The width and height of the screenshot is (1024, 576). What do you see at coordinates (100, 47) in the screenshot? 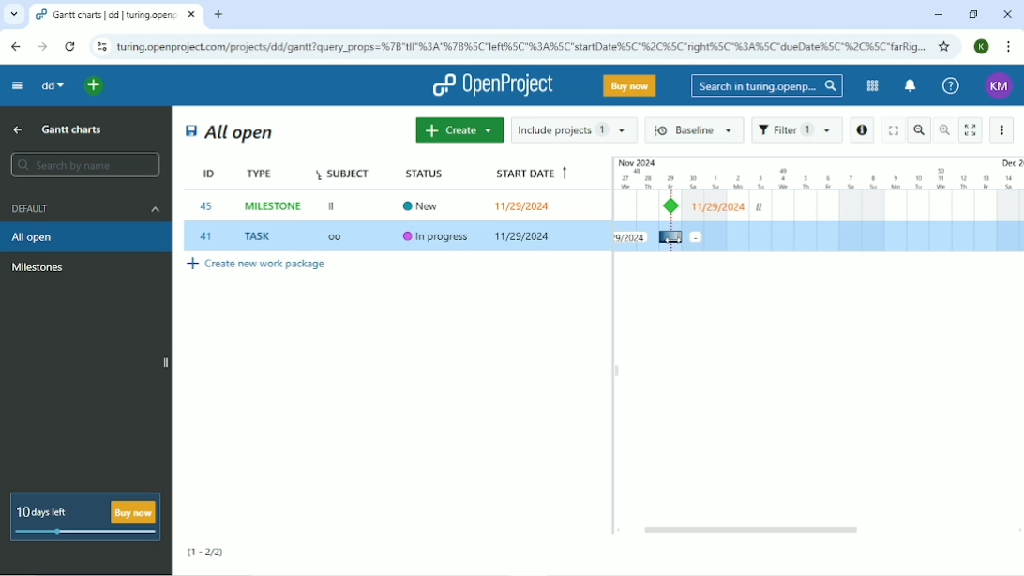
I see `View site information` at bounding box center [100, 47].